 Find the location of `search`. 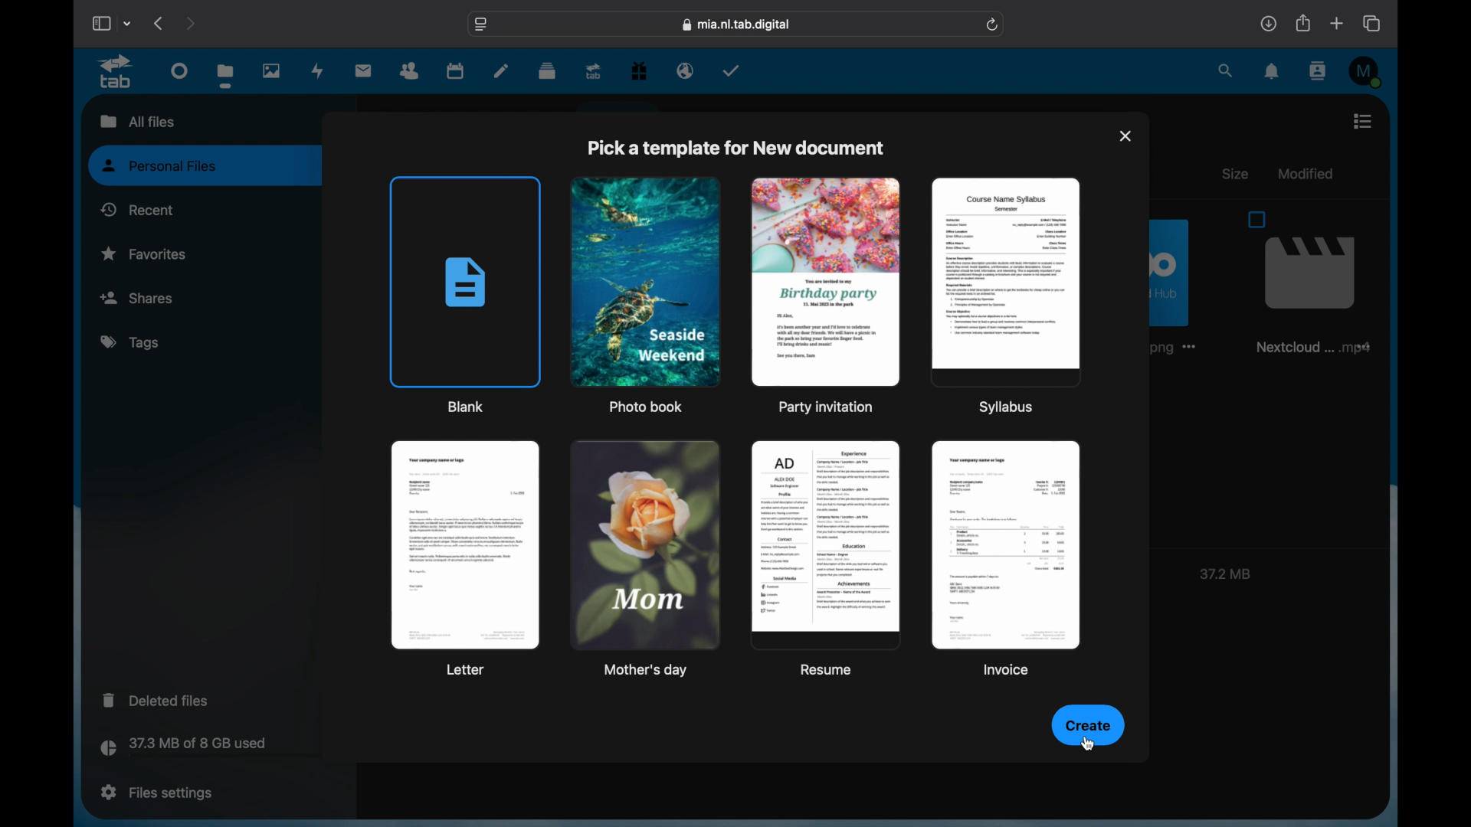

search is located at coordinates (1227, 72).